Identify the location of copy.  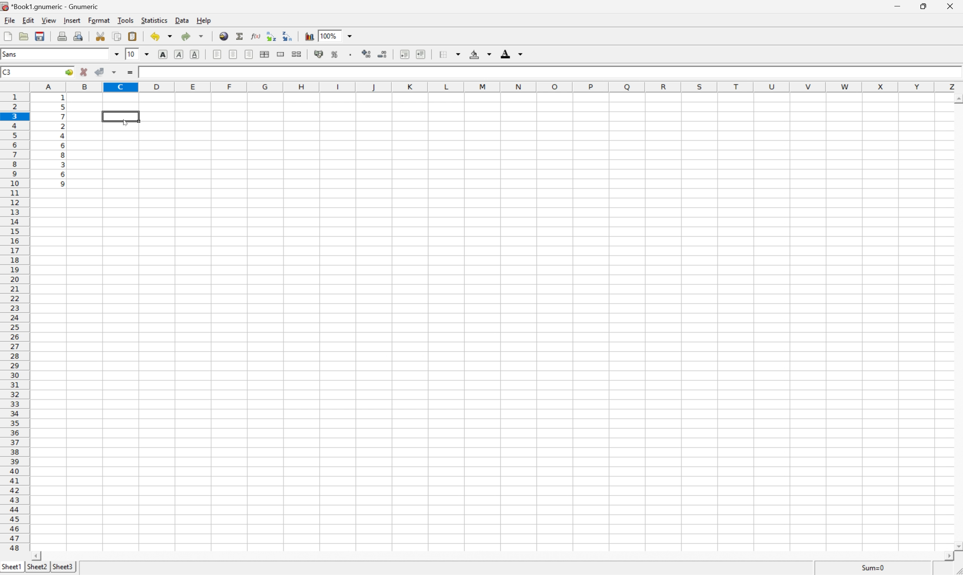
(117, 35).